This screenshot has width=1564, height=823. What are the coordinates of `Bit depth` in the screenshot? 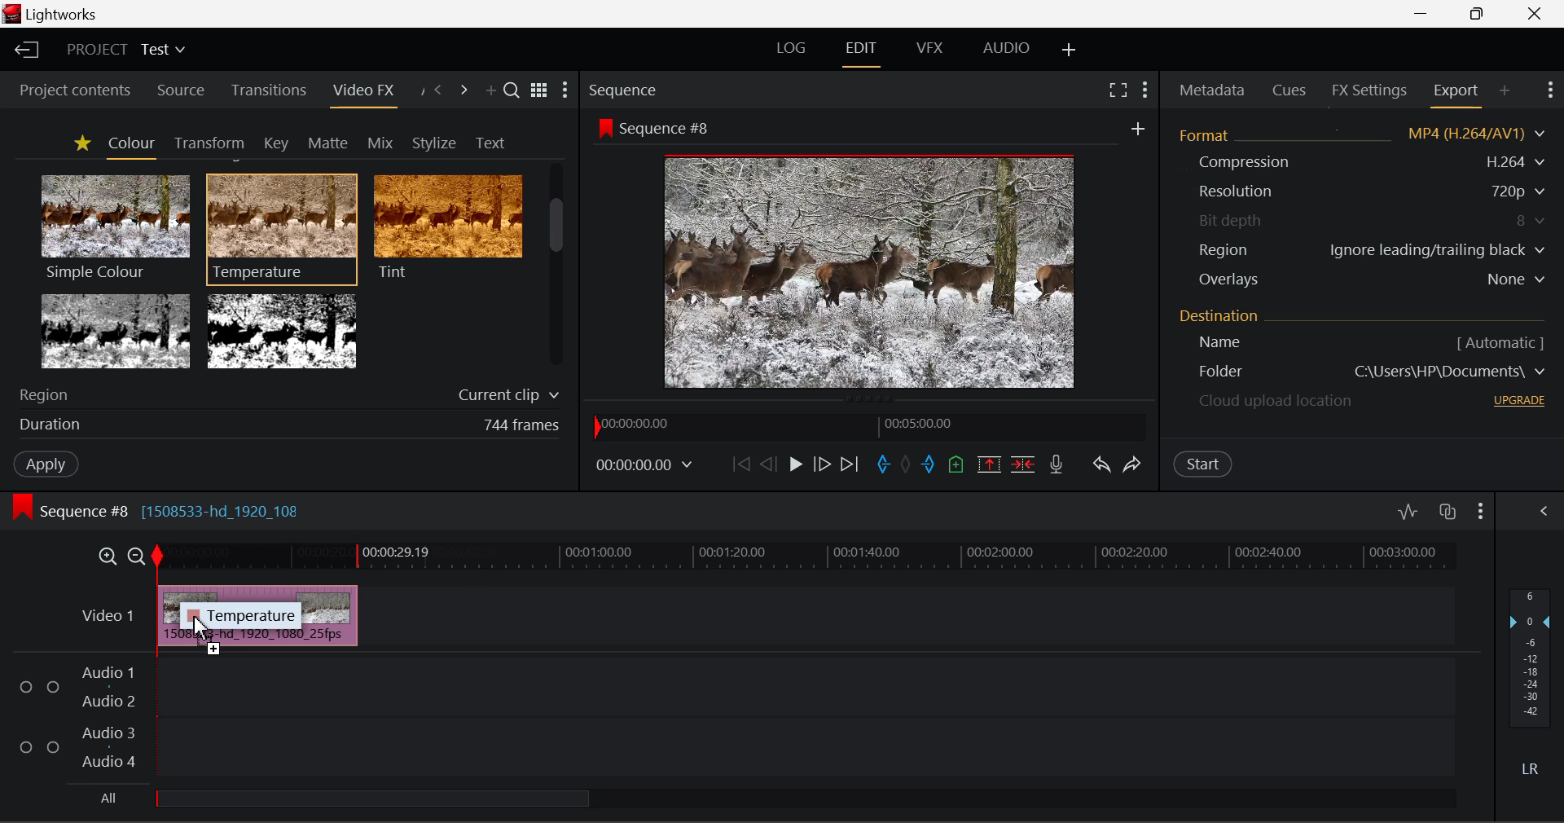 It's located at (1232, 218).